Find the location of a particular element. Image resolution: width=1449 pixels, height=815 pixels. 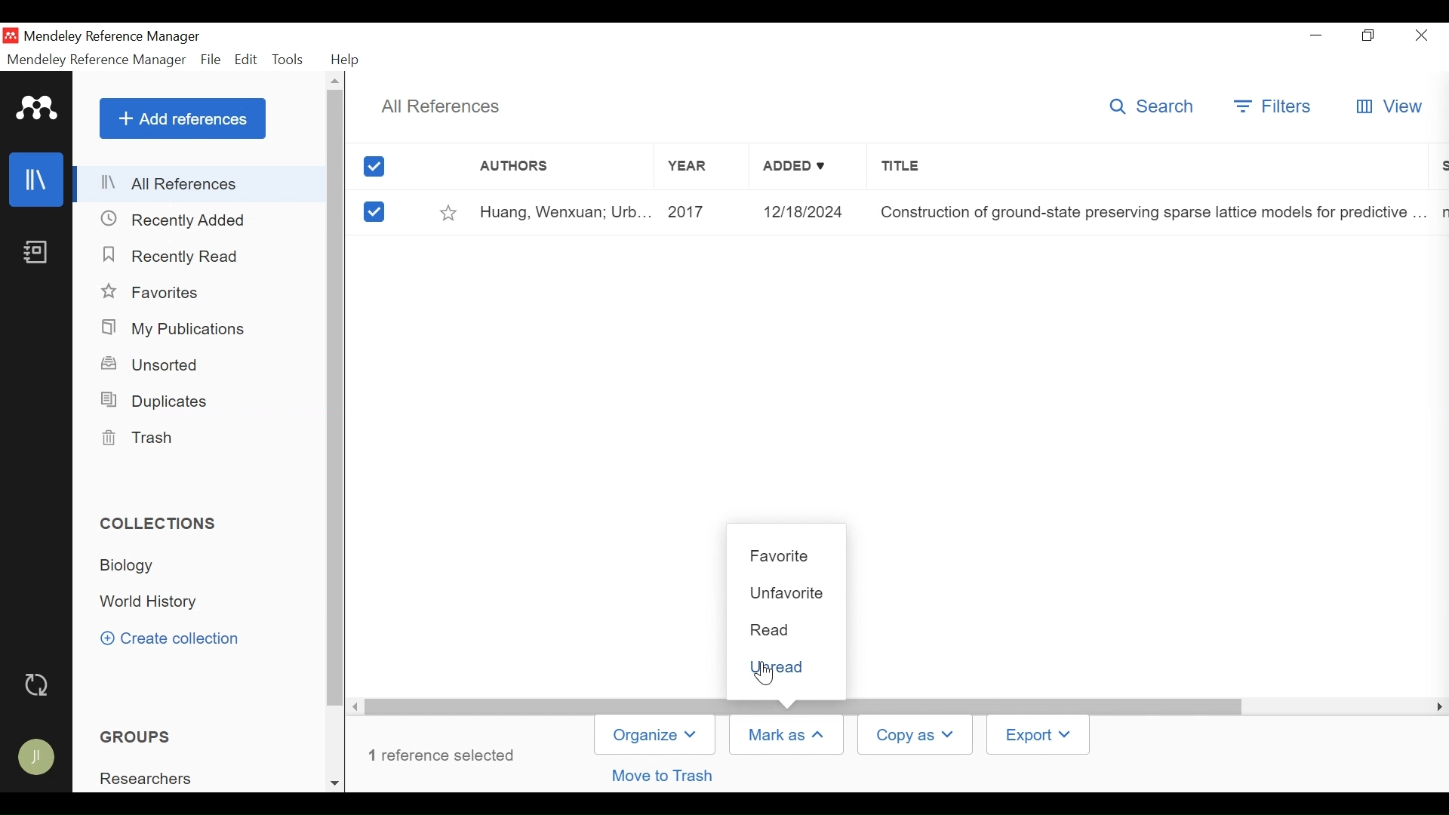

Added is located at coordinates (810, 169).